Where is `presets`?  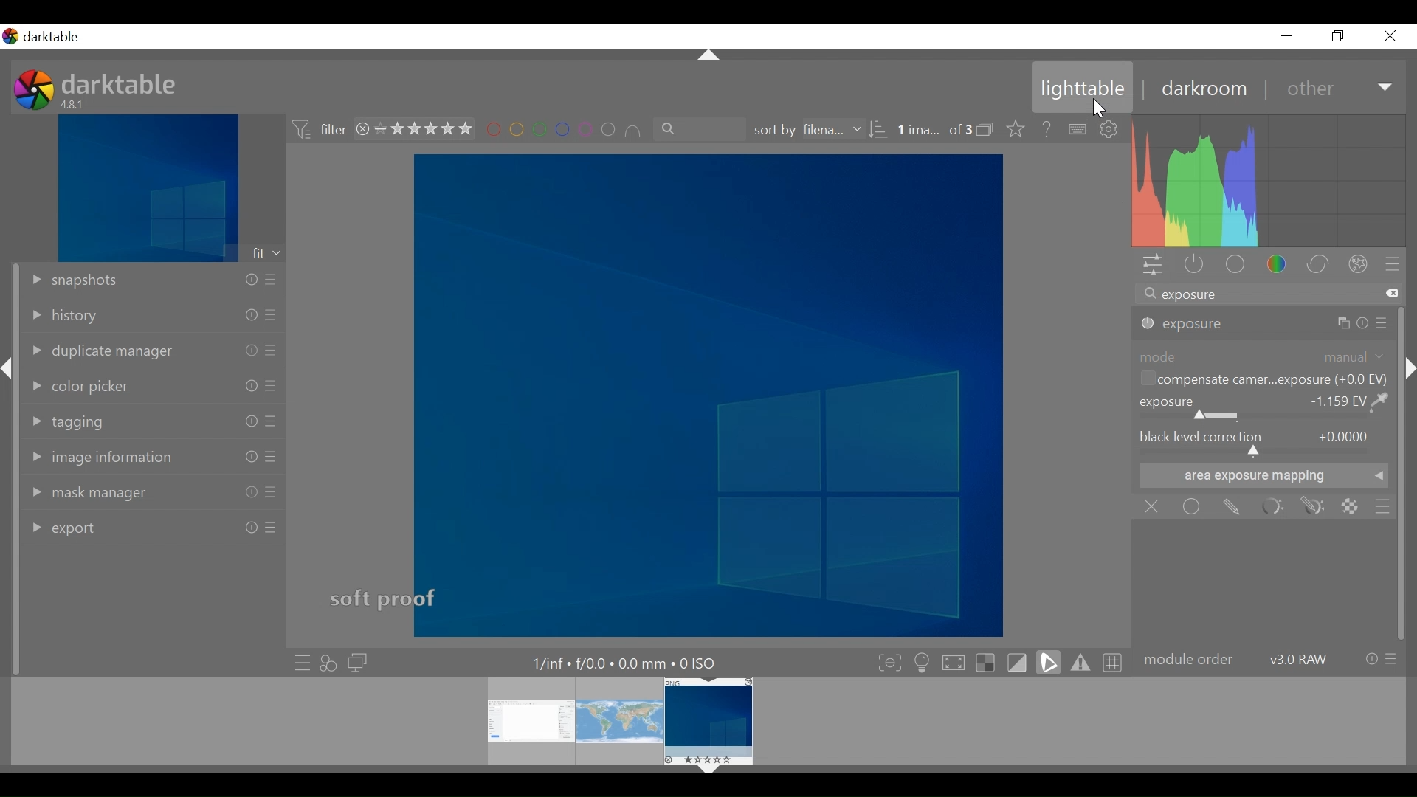 presets is located at coordinates (272, 528).